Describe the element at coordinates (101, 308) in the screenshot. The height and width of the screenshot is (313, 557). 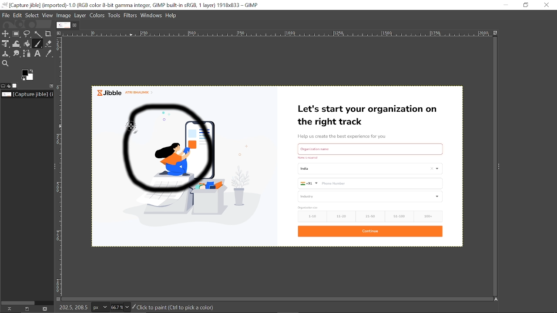
I see `Pixel` at that location.